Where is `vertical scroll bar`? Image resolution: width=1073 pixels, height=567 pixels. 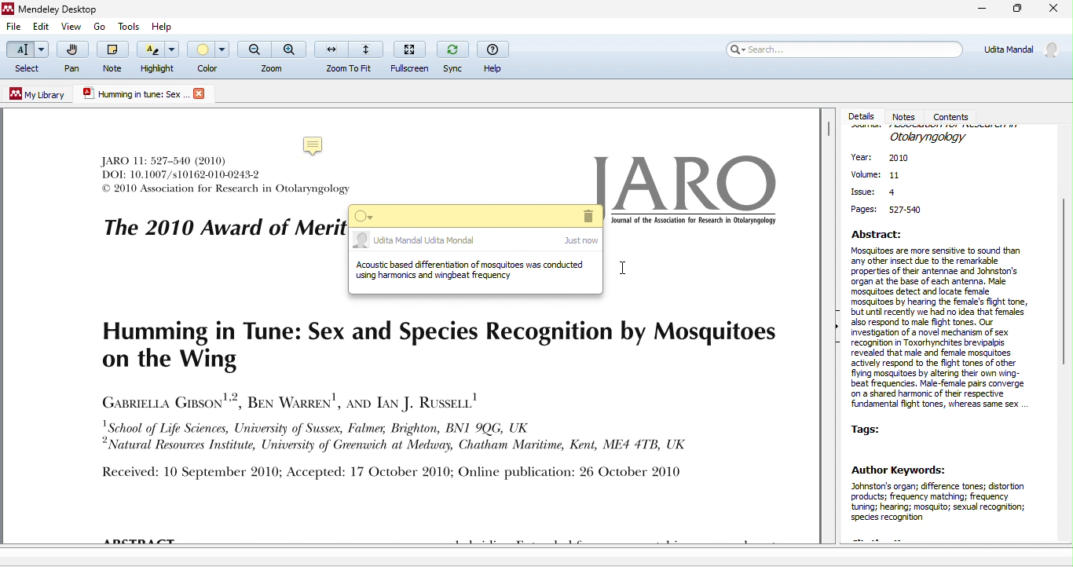
vertical scroll bar is located at coordinates (828, 132).